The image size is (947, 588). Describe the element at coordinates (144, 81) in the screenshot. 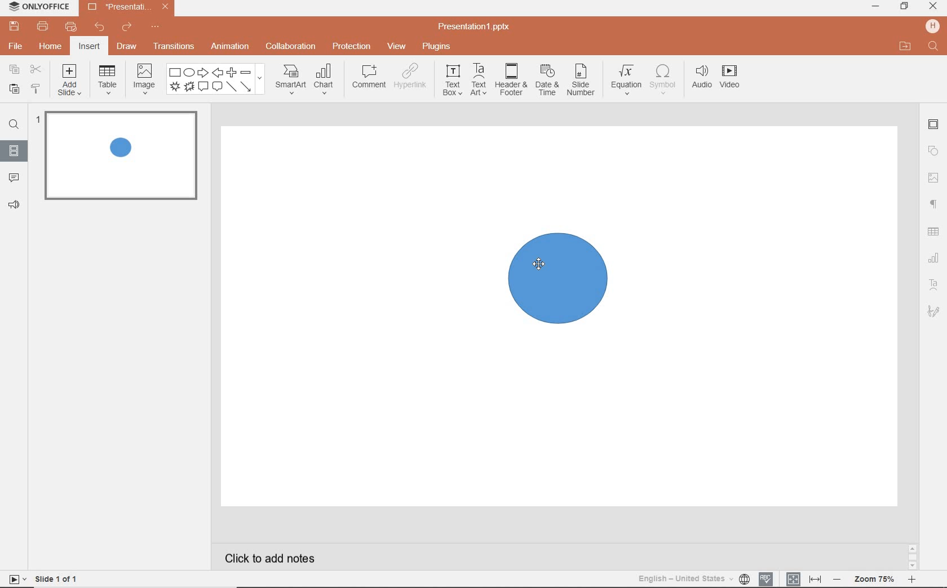

I see `image` at that location.